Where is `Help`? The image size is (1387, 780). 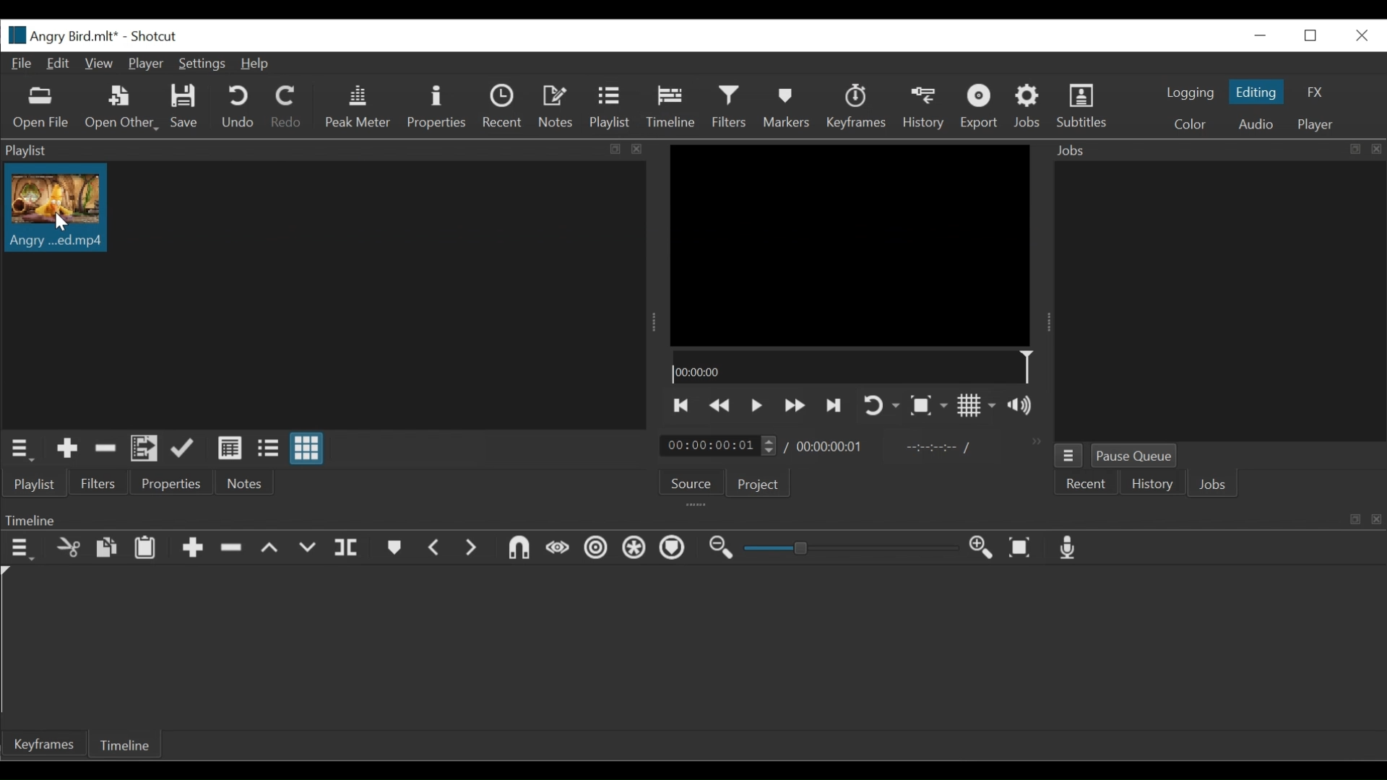 Help is located at coordinates (255, 64).